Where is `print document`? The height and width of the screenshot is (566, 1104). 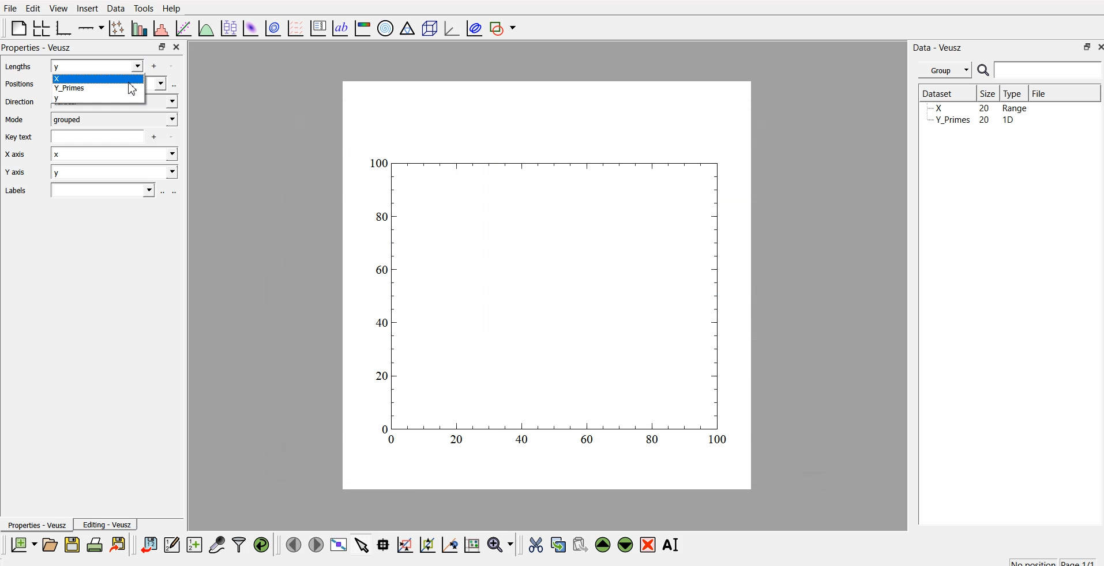 print document is located at coordinates (96, 545).